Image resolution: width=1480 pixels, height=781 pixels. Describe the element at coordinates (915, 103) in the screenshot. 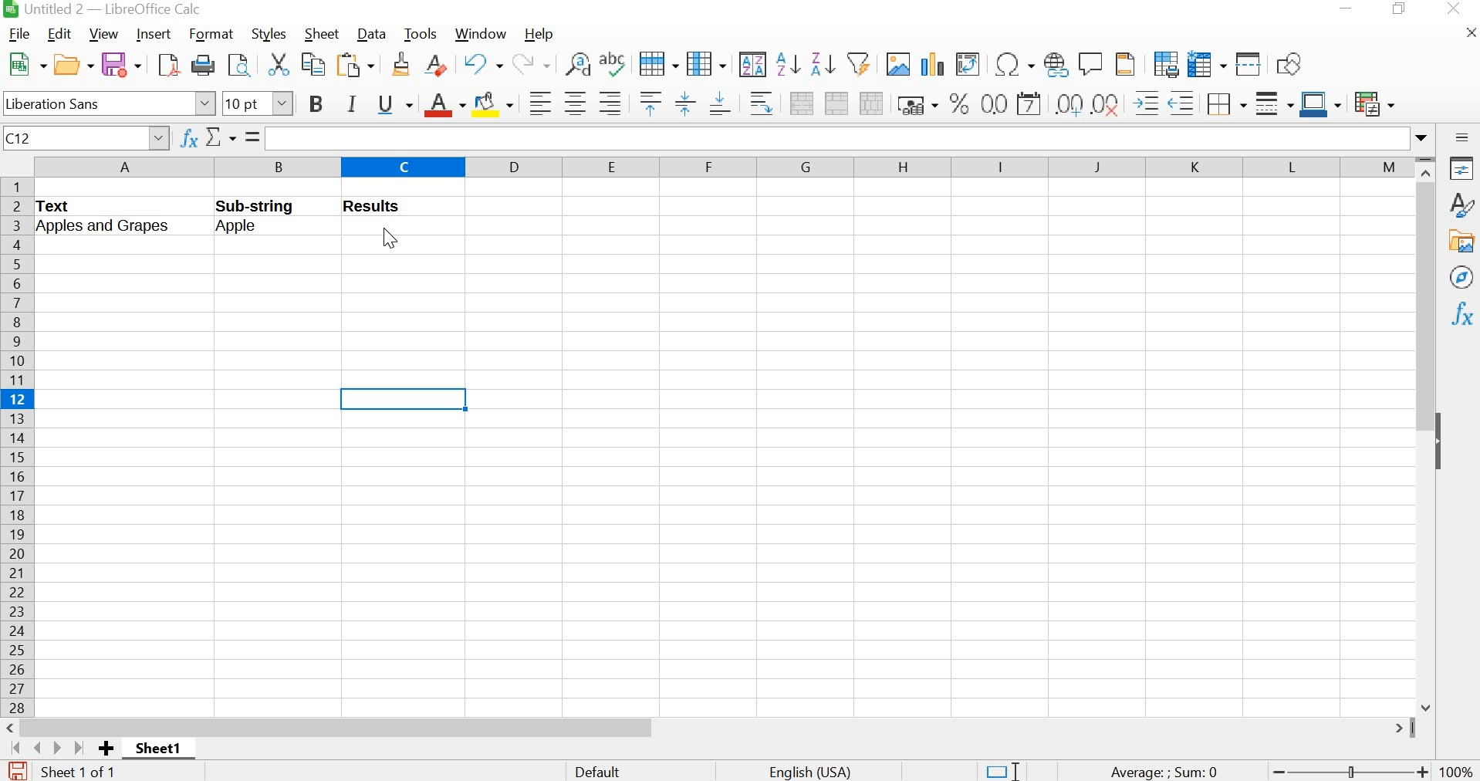

I see `format as currency` at that location.